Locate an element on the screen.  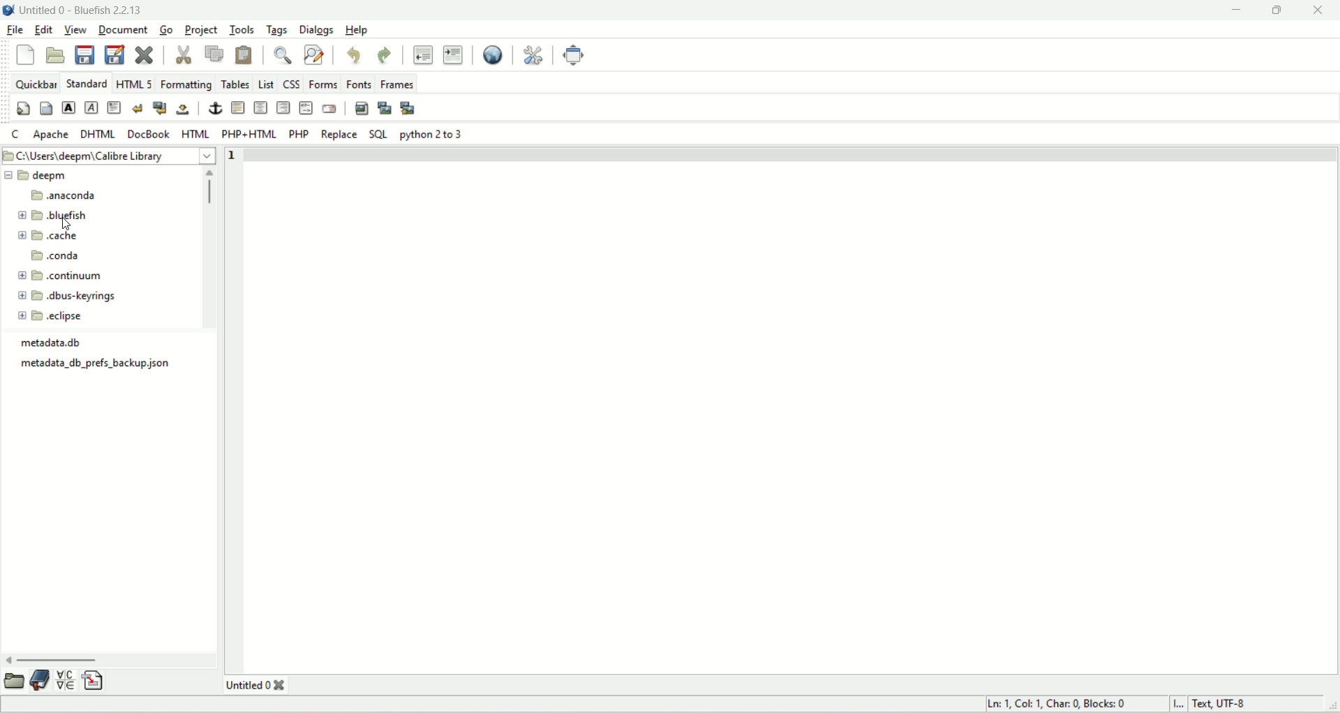
ln, col, char, blocks is located at coordinates (1057, 705).